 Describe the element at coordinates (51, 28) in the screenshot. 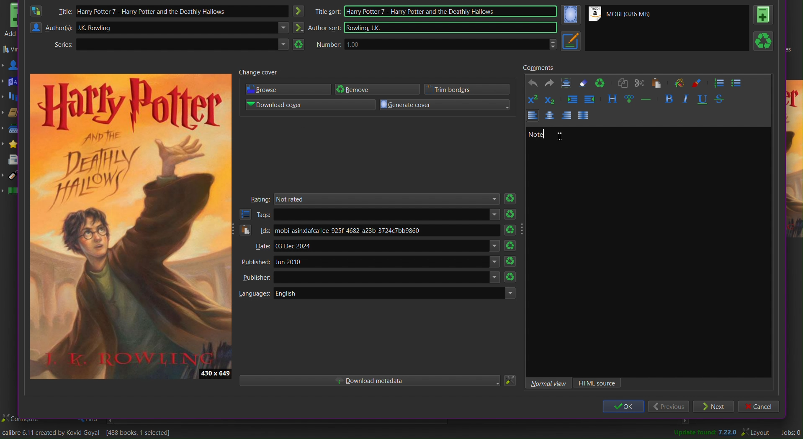

I see `Authors` at that location.